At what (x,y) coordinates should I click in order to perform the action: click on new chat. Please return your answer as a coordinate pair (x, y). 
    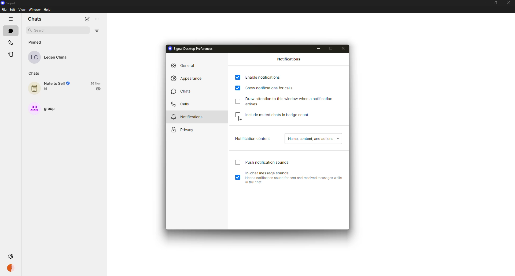
    Looking at the image, I should click on (87, 19).